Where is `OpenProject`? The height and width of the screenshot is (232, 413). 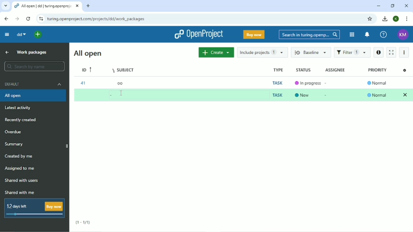 OpenProject is located at coordinates (198, 35).